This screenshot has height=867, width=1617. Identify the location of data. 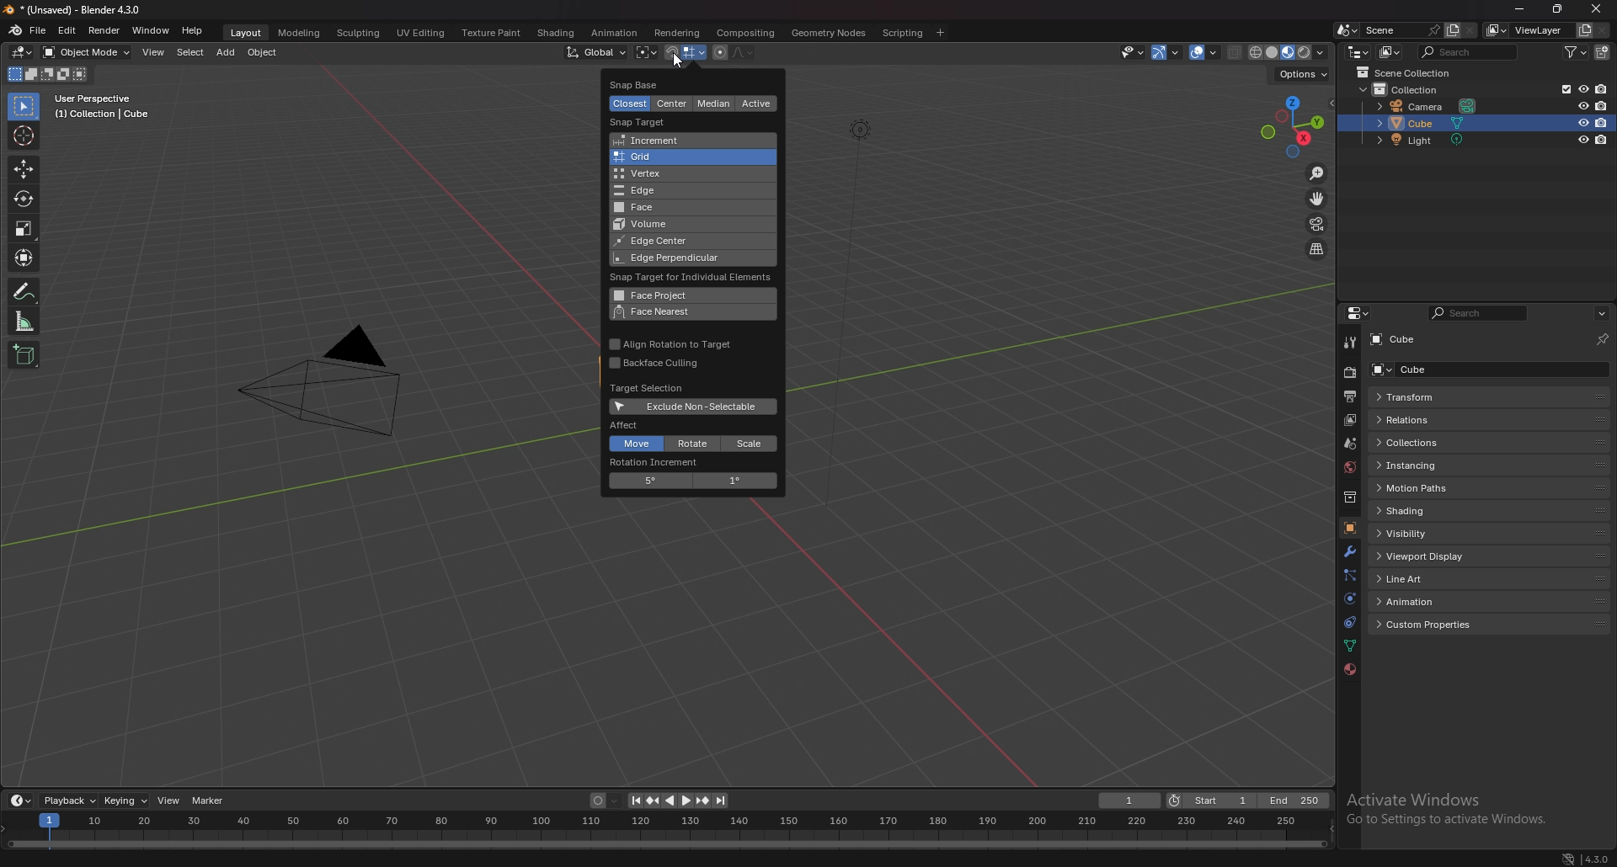
(1352, 645).